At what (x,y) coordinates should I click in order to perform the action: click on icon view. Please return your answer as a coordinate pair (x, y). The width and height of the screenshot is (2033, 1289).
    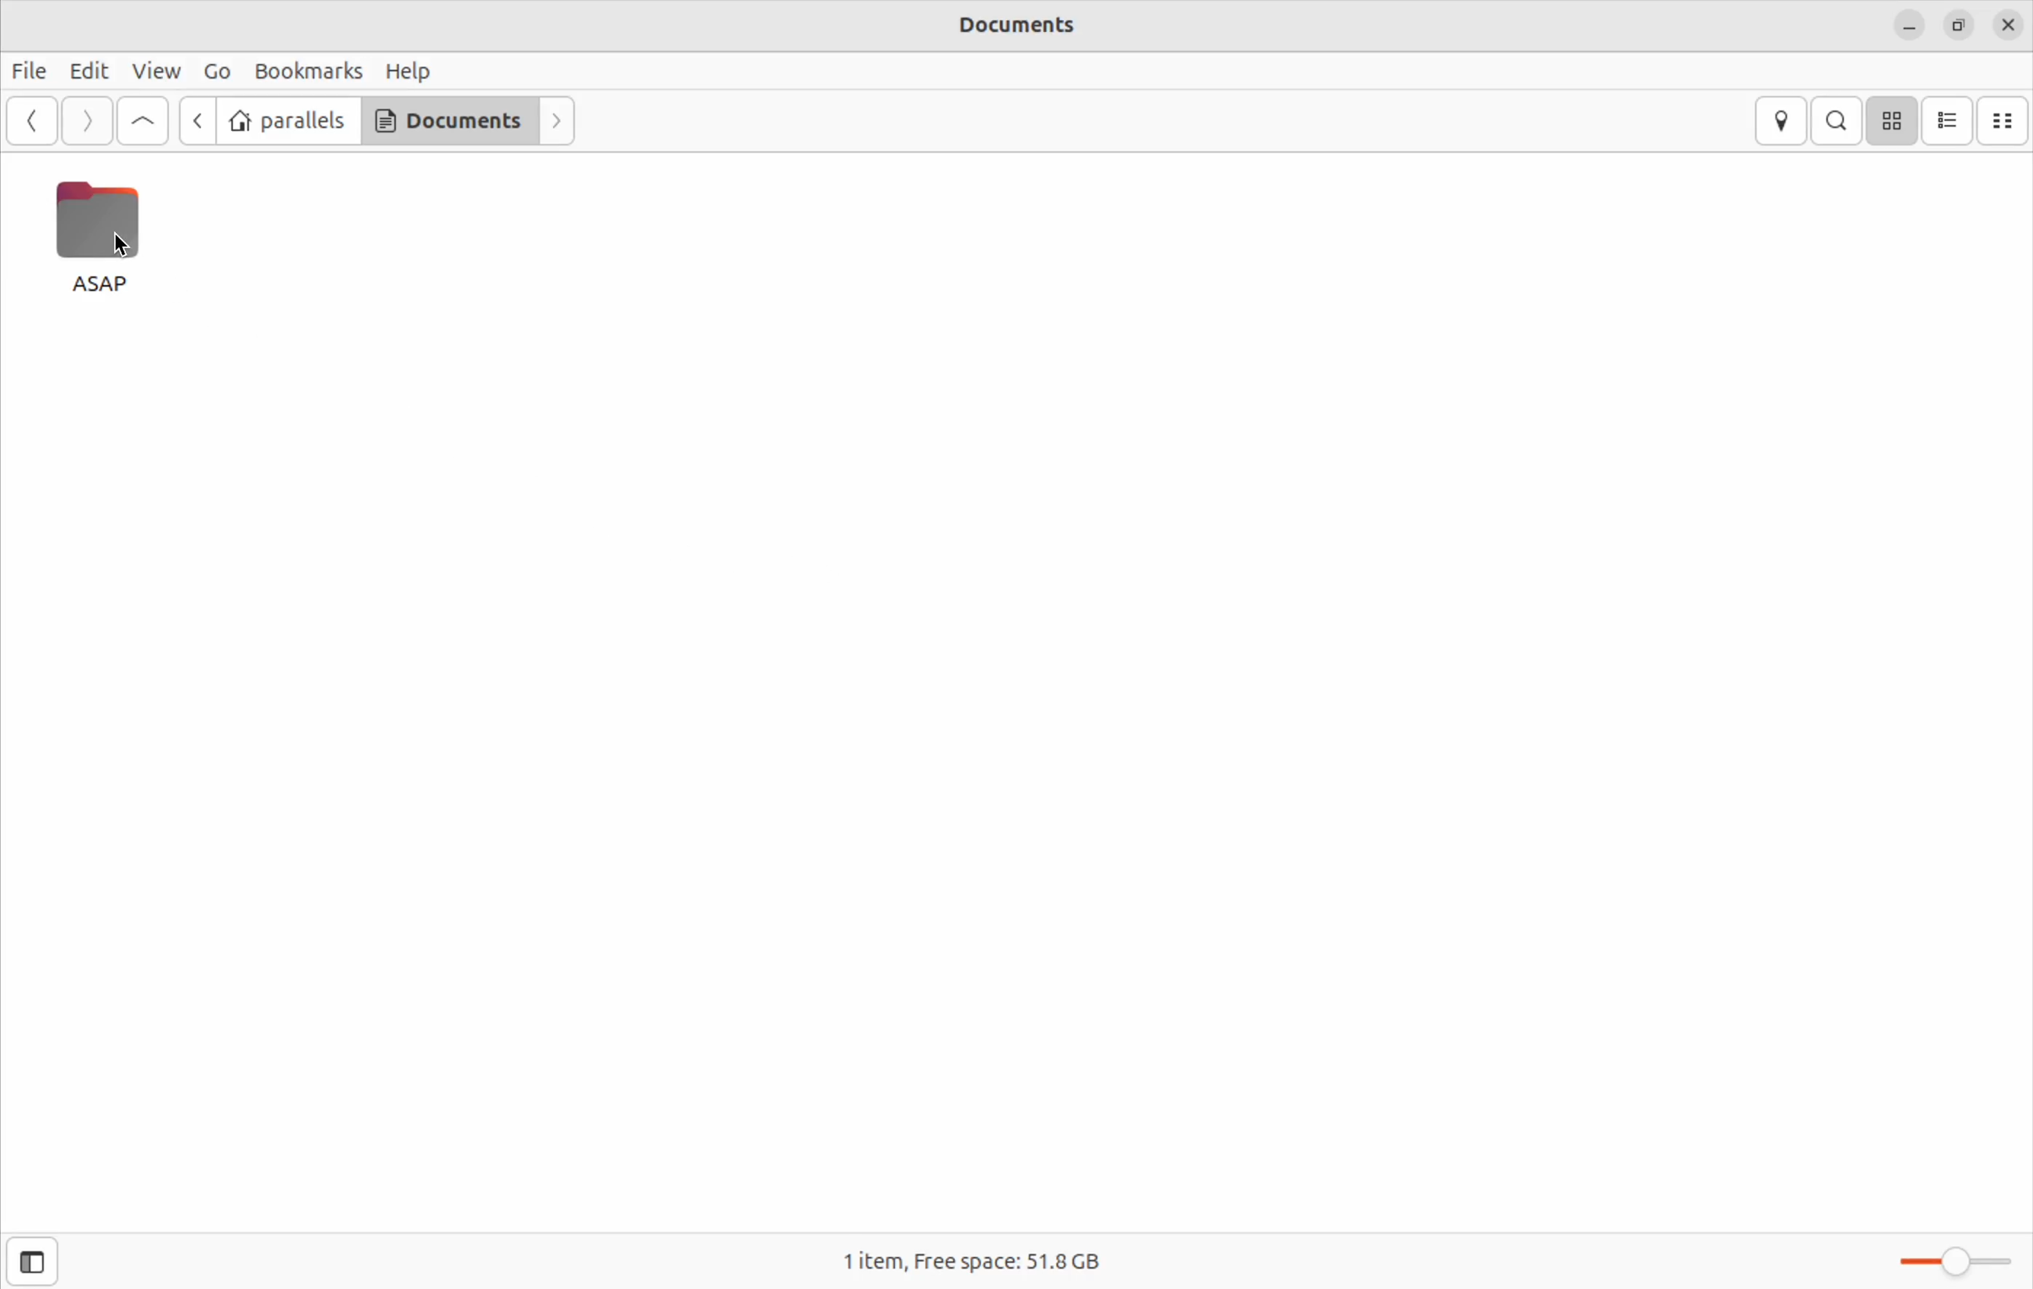
    Looking at the image, I should click on (1895, 121).